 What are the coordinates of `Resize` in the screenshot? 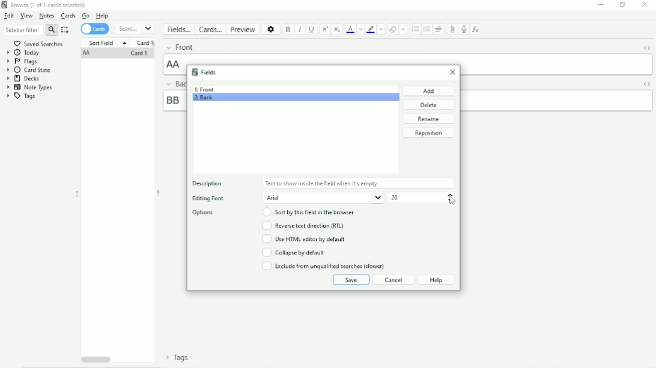 It's located at (77, 194).